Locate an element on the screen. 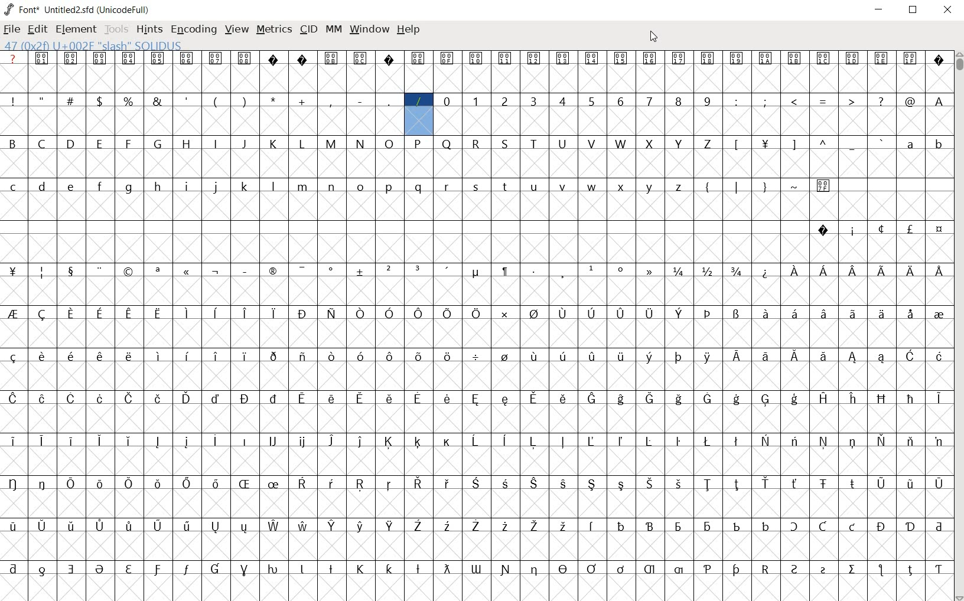  glyph is located at coordinates (505, 144).